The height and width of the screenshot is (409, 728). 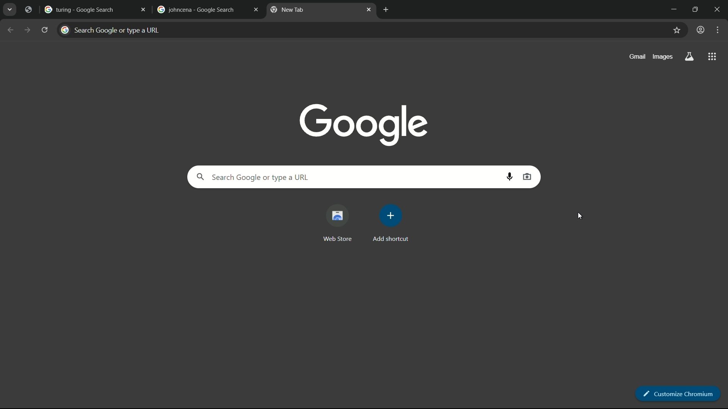 What do you see at coordinates (367, 10) in the screenshot?
I see `close` at bounding box center [367, 10].